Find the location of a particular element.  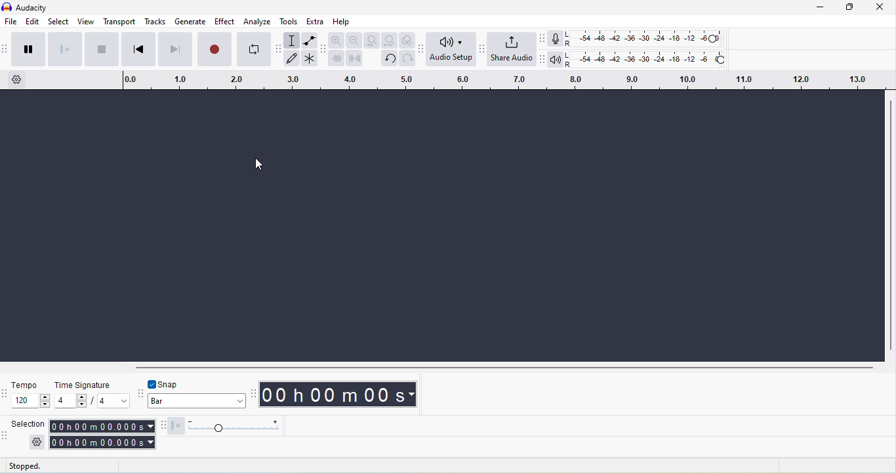

extra is located at coordinates (314, 21).